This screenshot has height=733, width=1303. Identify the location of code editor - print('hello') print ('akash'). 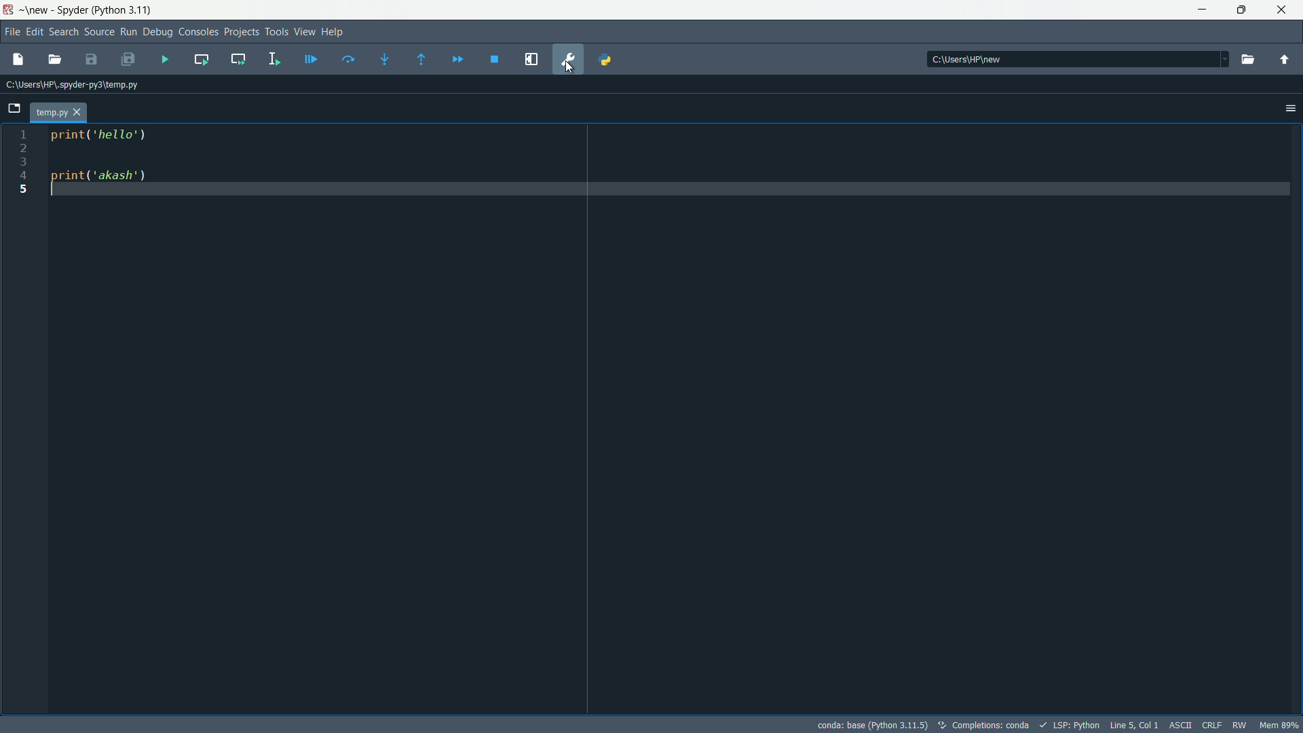
(96, 162).